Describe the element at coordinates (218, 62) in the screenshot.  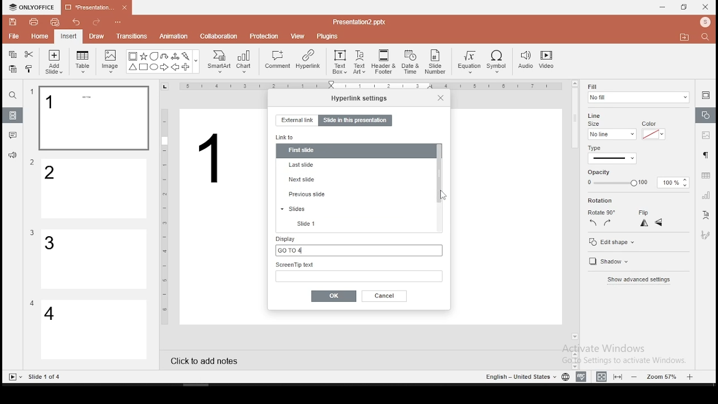
I see `smart` at that location.